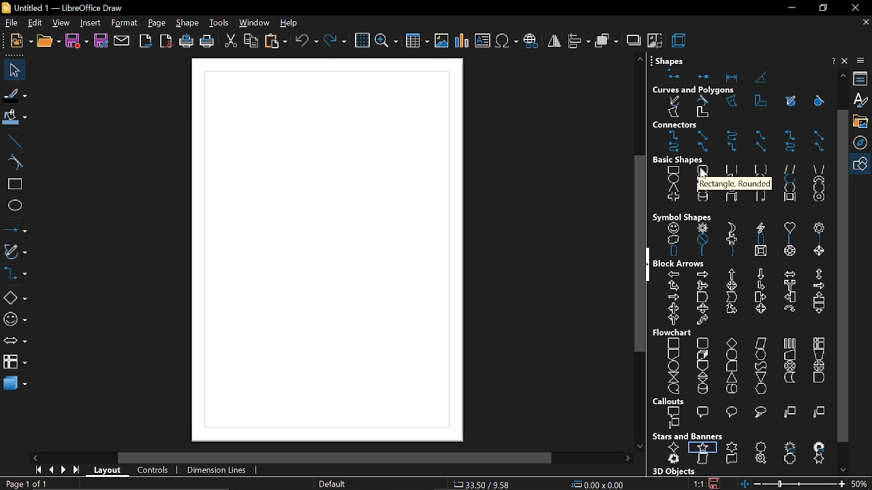 The width and height of the screenshot is (872, 490). I want to click on curve, so click(15, 163).